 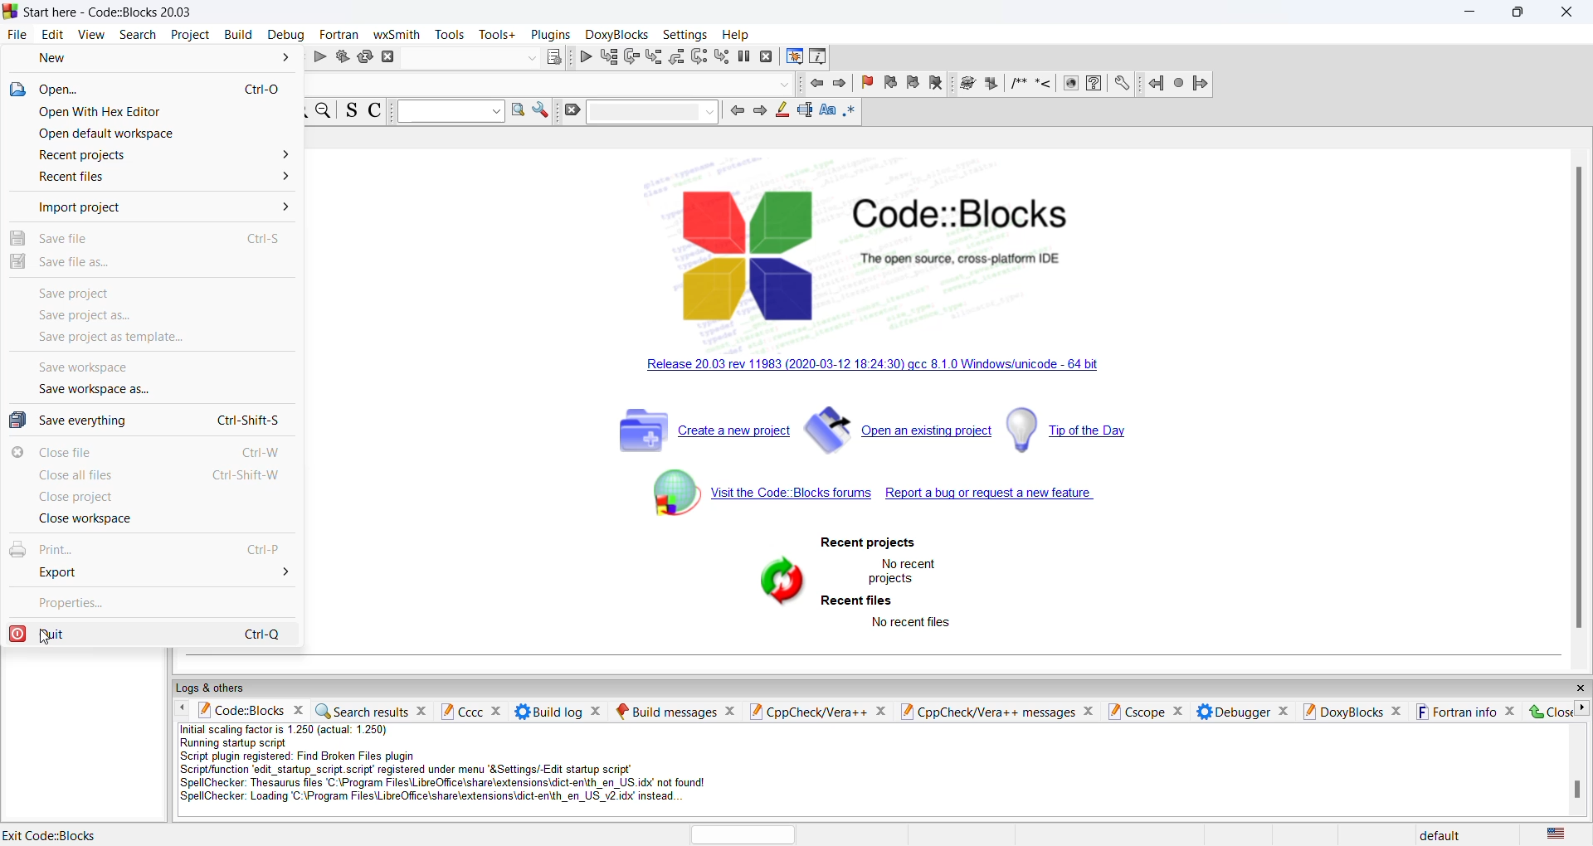 What do you see at coordinates (360, 711) in the screenshot?
I see `search result pane` at bounding box center [360, 711].